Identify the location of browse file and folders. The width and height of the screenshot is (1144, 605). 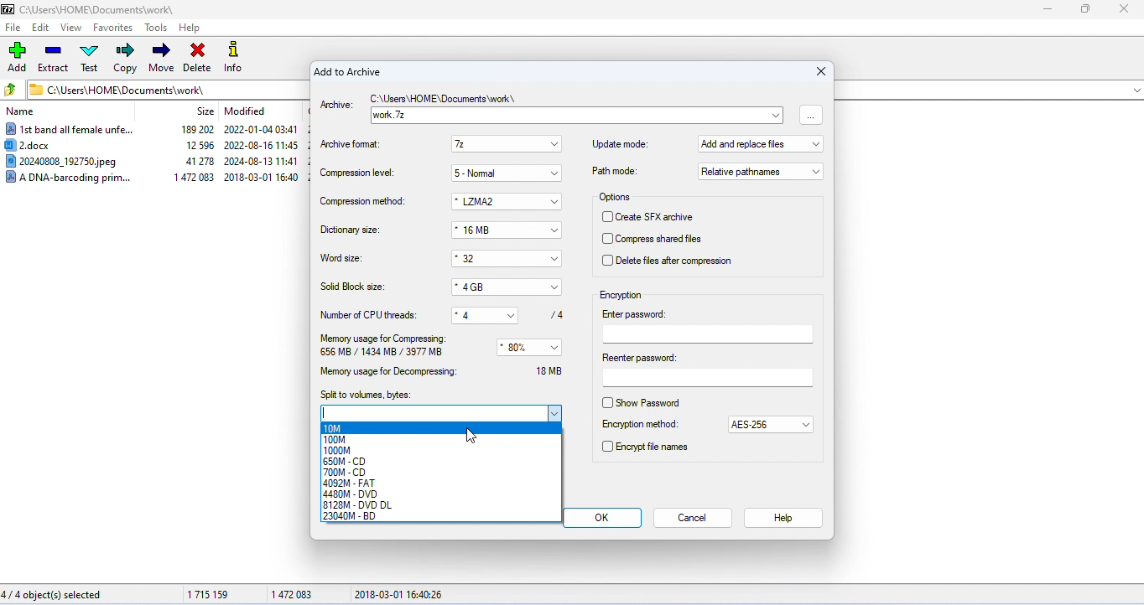
(812, 114).